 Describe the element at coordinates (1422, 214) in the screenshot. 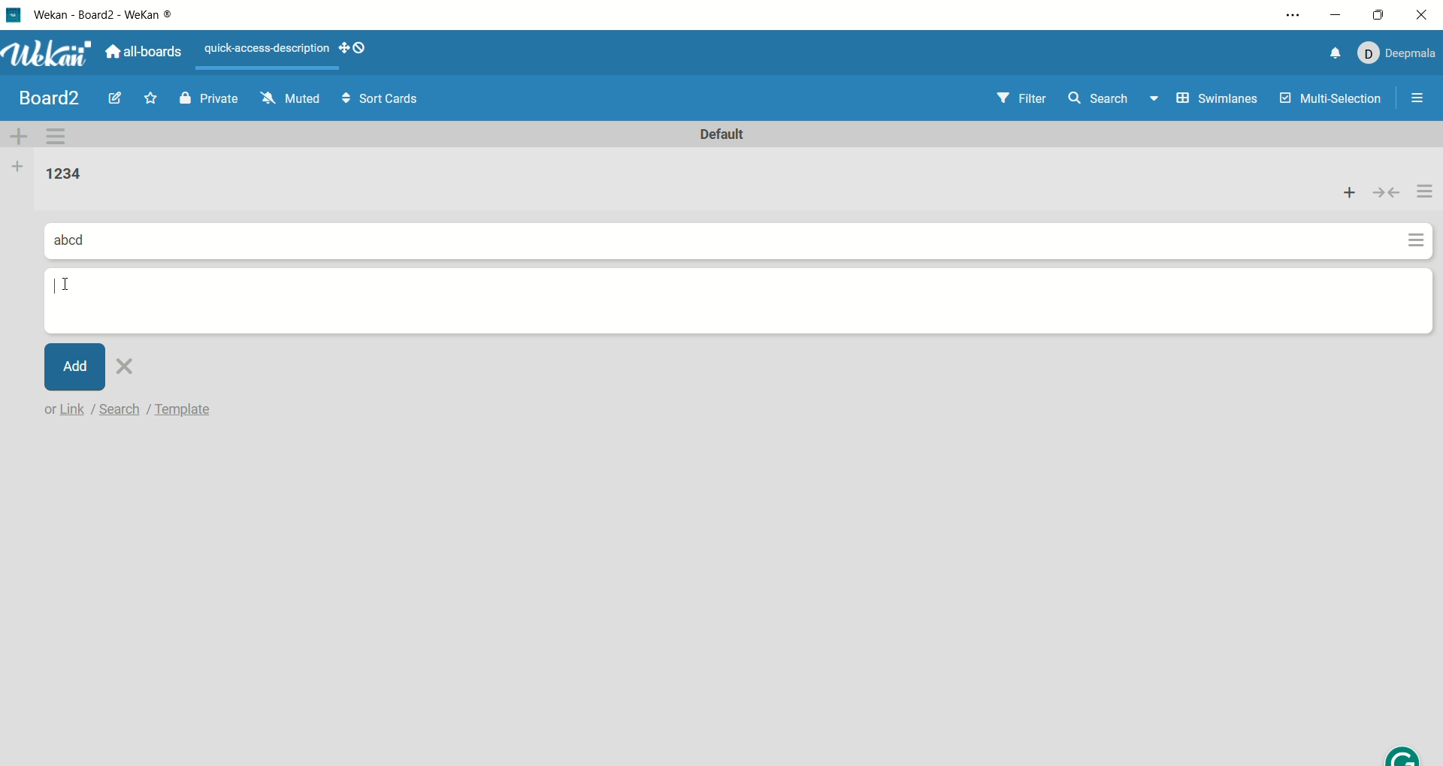

I see `actions` at that location.